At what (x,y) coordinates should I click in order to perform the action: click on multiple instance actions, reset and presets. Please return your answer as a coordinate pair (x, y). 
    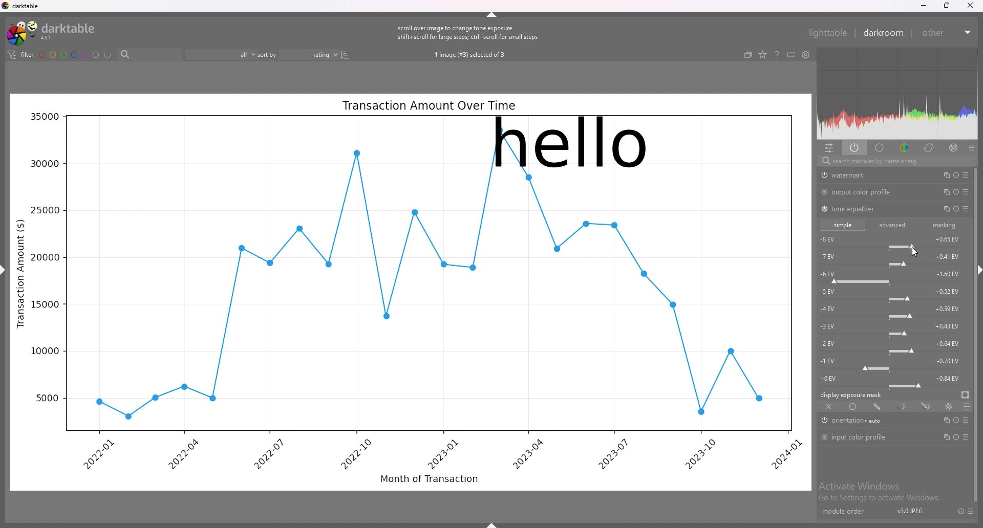
    Looking at the image, I should click on (955, 174).